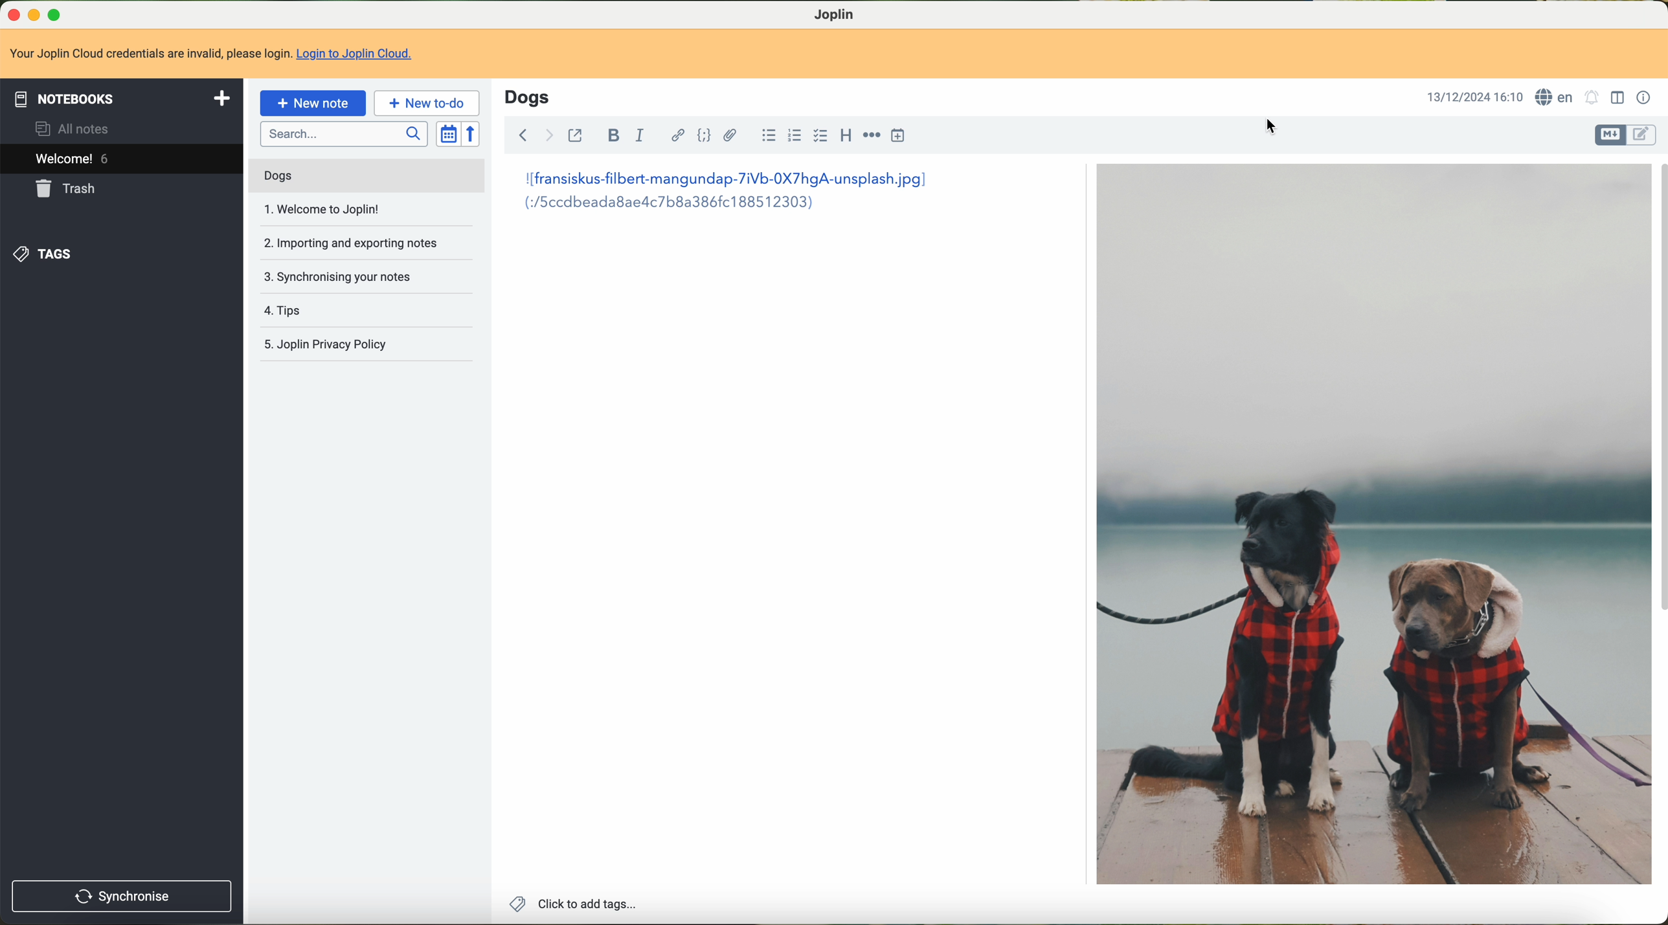  I want to click on Your Joplin Cloud credentials are invalid, please login. Login to Joplin Cloud, so click(217, 55).